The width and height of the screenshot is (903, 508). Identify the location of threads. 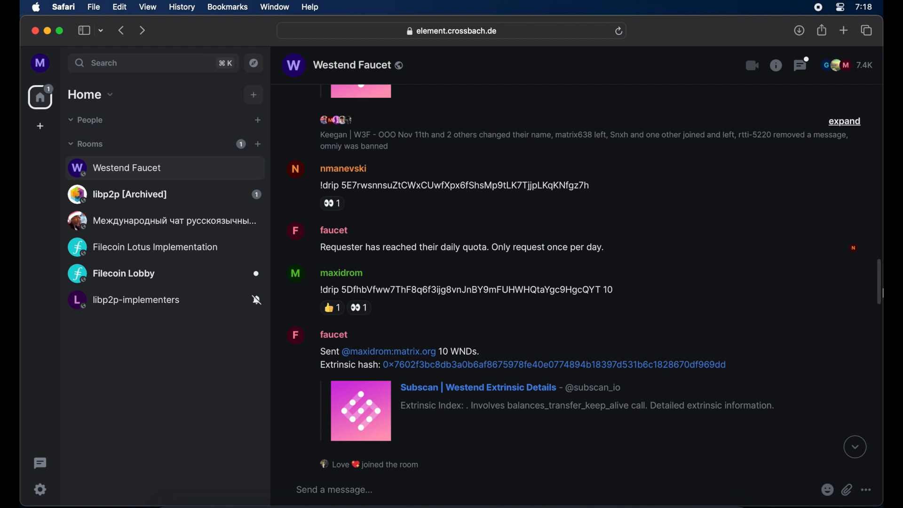
(802, 64).